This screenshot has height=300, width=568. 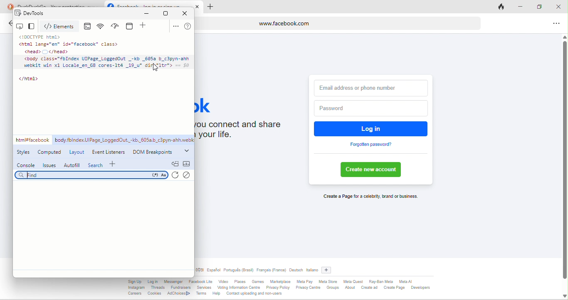 I want to click on create new account, so click(x=373, y=170).